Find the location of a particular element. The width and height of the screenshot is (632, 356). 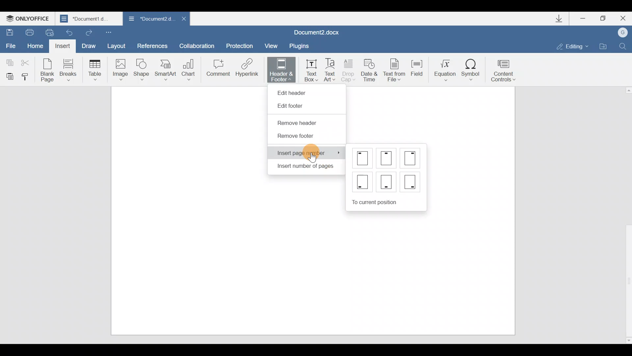

Redo is located at coordinates (90, 33).